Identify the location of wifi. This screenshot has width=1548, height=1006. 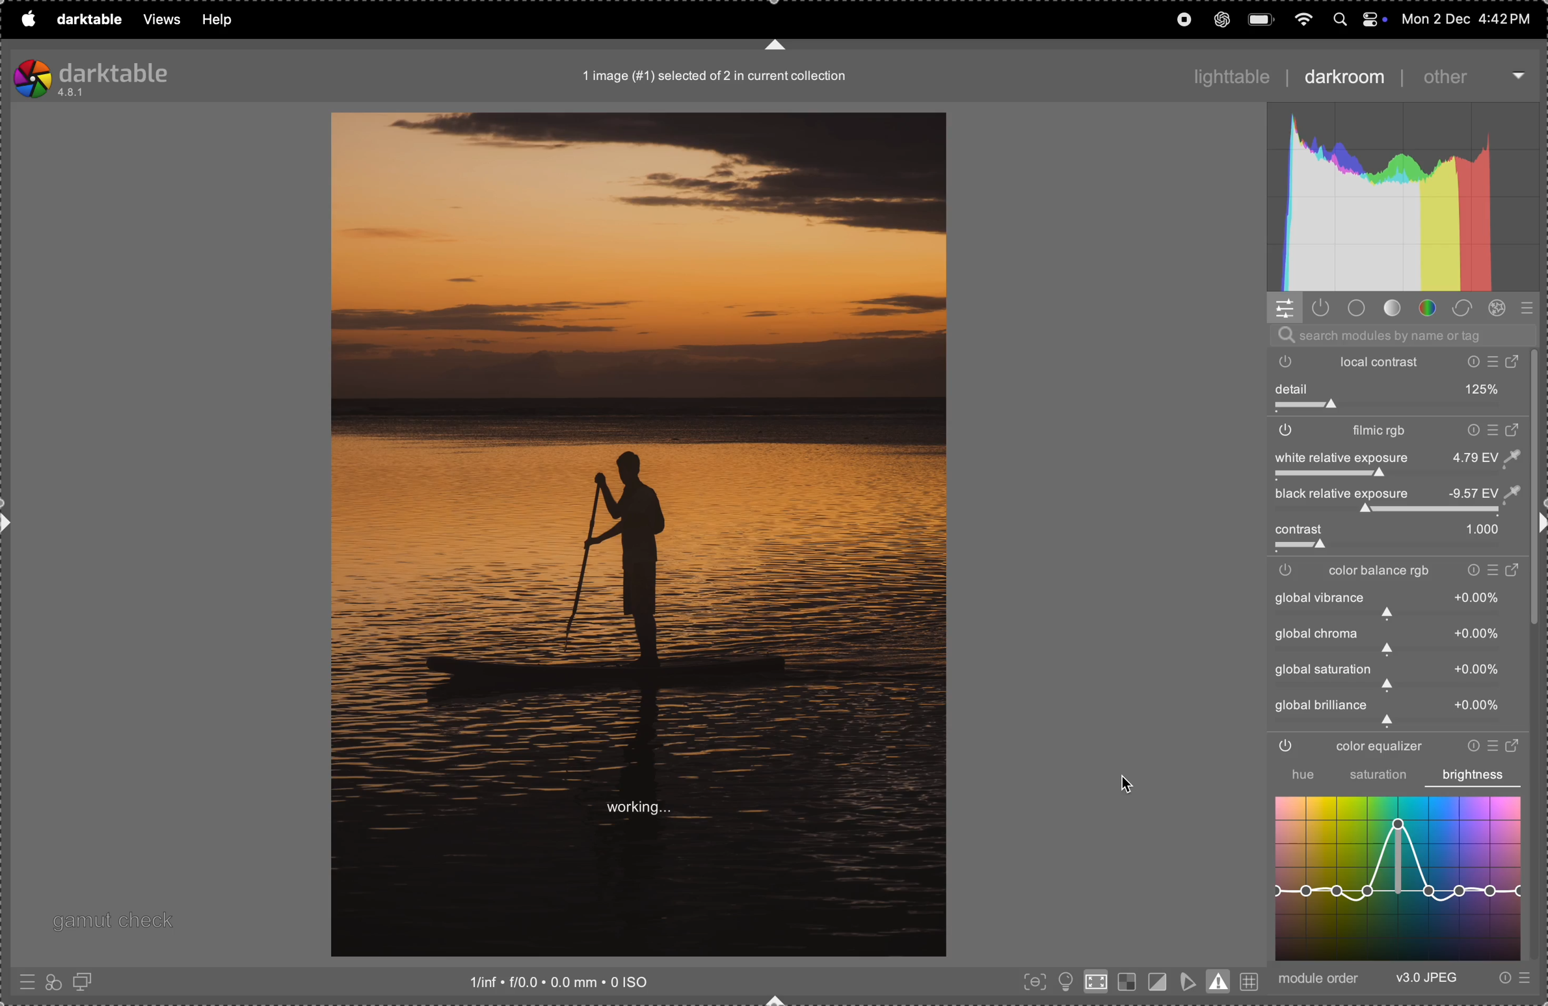
(1301, 18).